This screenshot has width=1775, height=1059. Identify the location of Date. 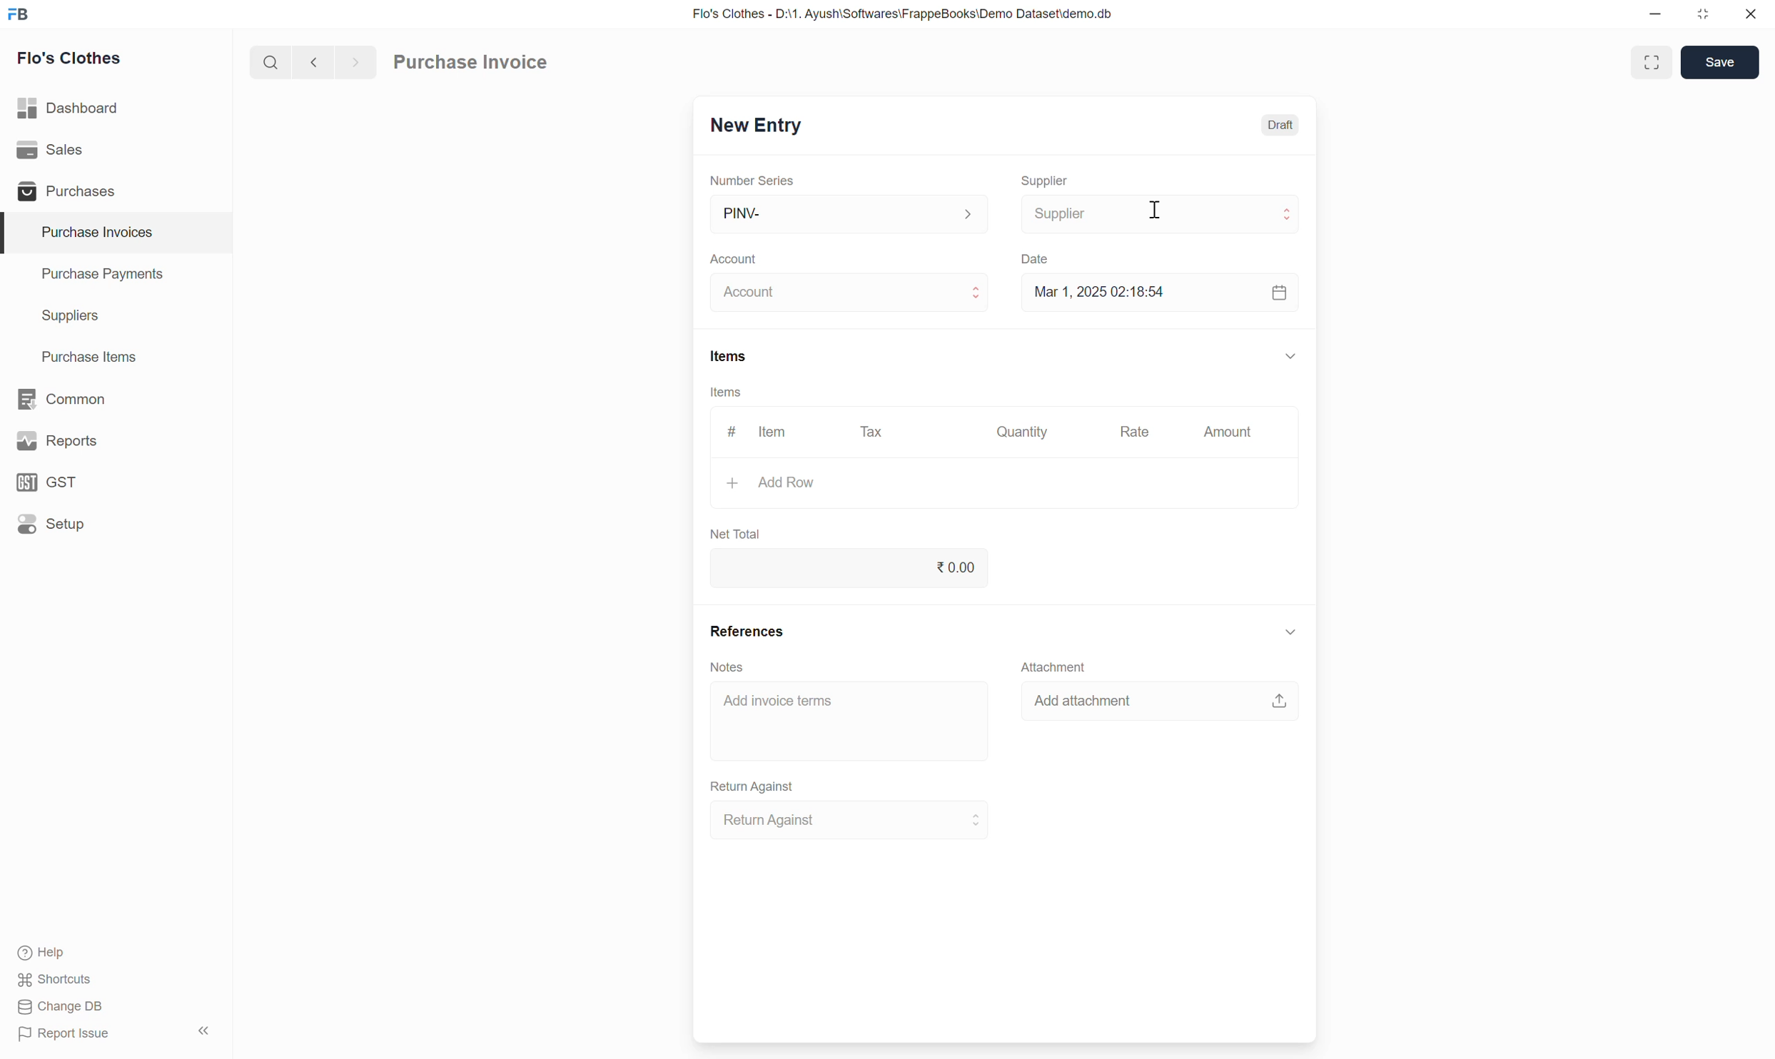
(1036, 260).